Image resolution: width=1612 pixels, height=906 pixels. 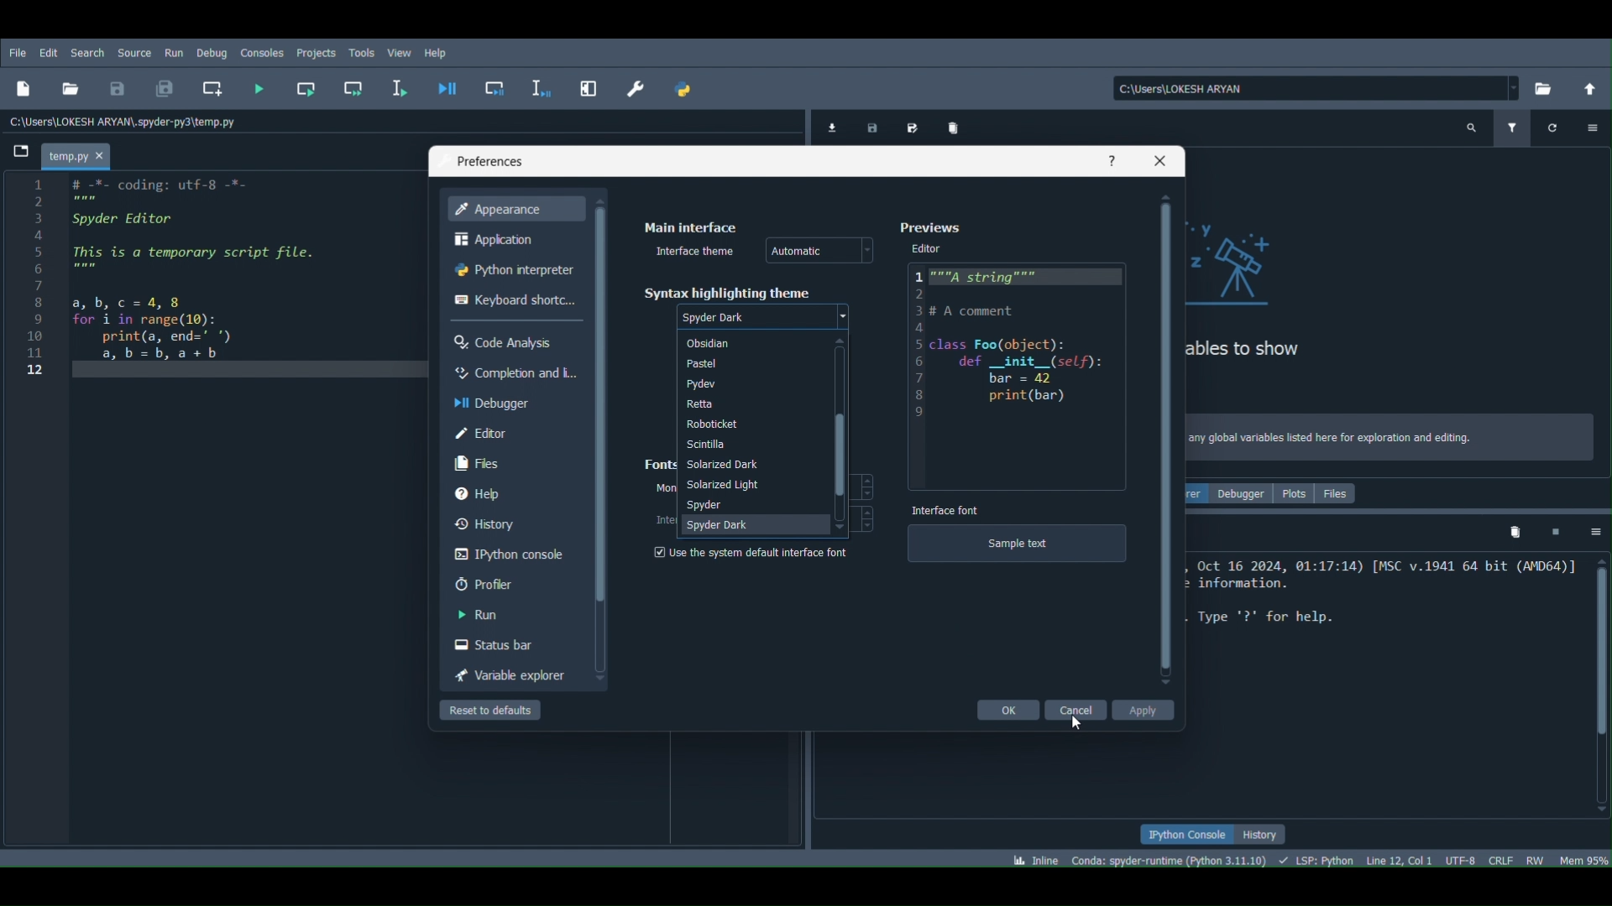 What do you see at coordinates (506, 342) in the screenshot?
I see `Code Analysis` at bounding box center [506, 342].